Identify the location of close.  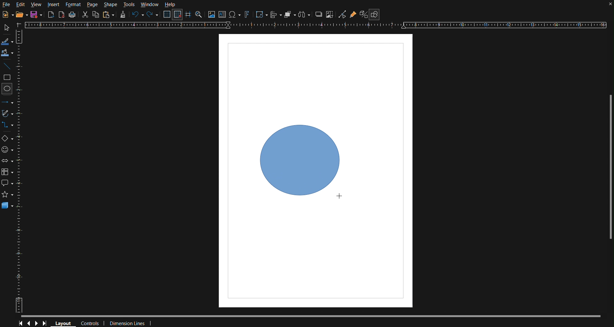
(608, 5).